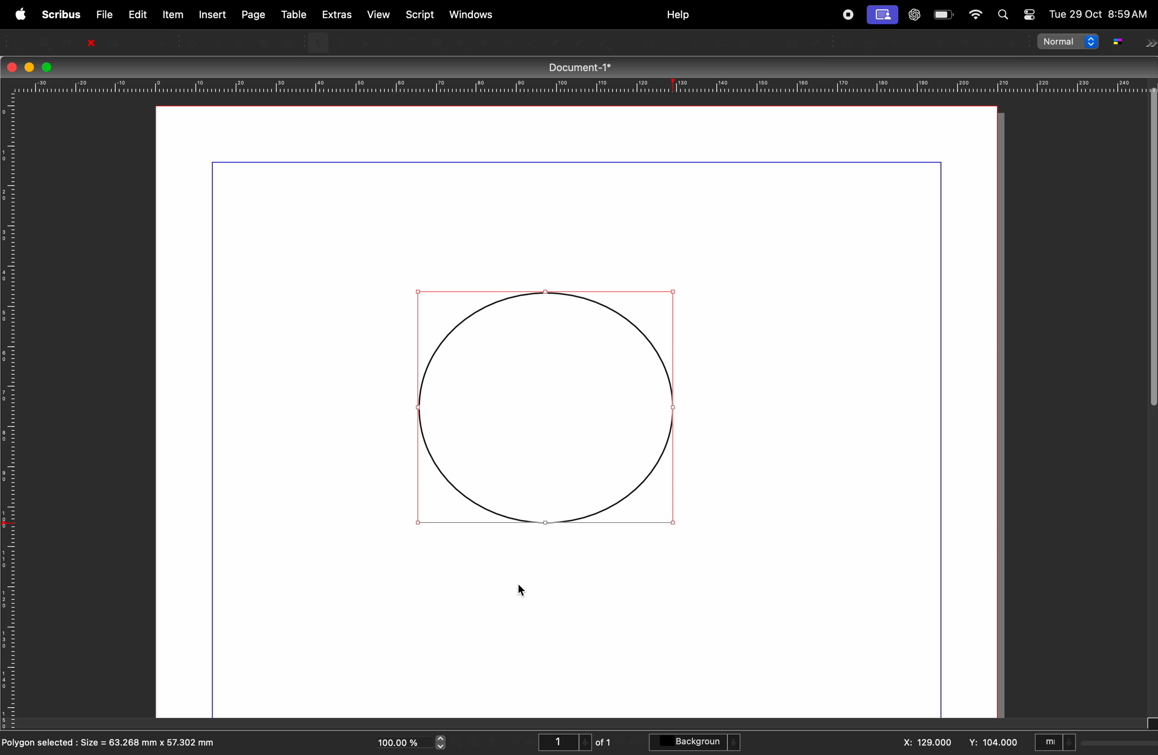 This screenshot has height=755, width=1158. What do you see at coordinates (1028, 11) in the screenshot?
I see `toggle` at bounding box center [1028, 11].